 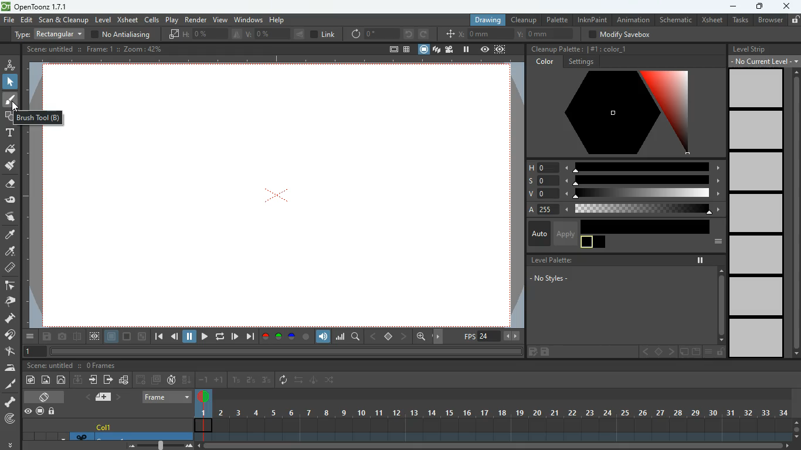 What do you see at coordinates (592, 19) in the screenshot?
I see `inknpaint` at bounding box center [592, 19].